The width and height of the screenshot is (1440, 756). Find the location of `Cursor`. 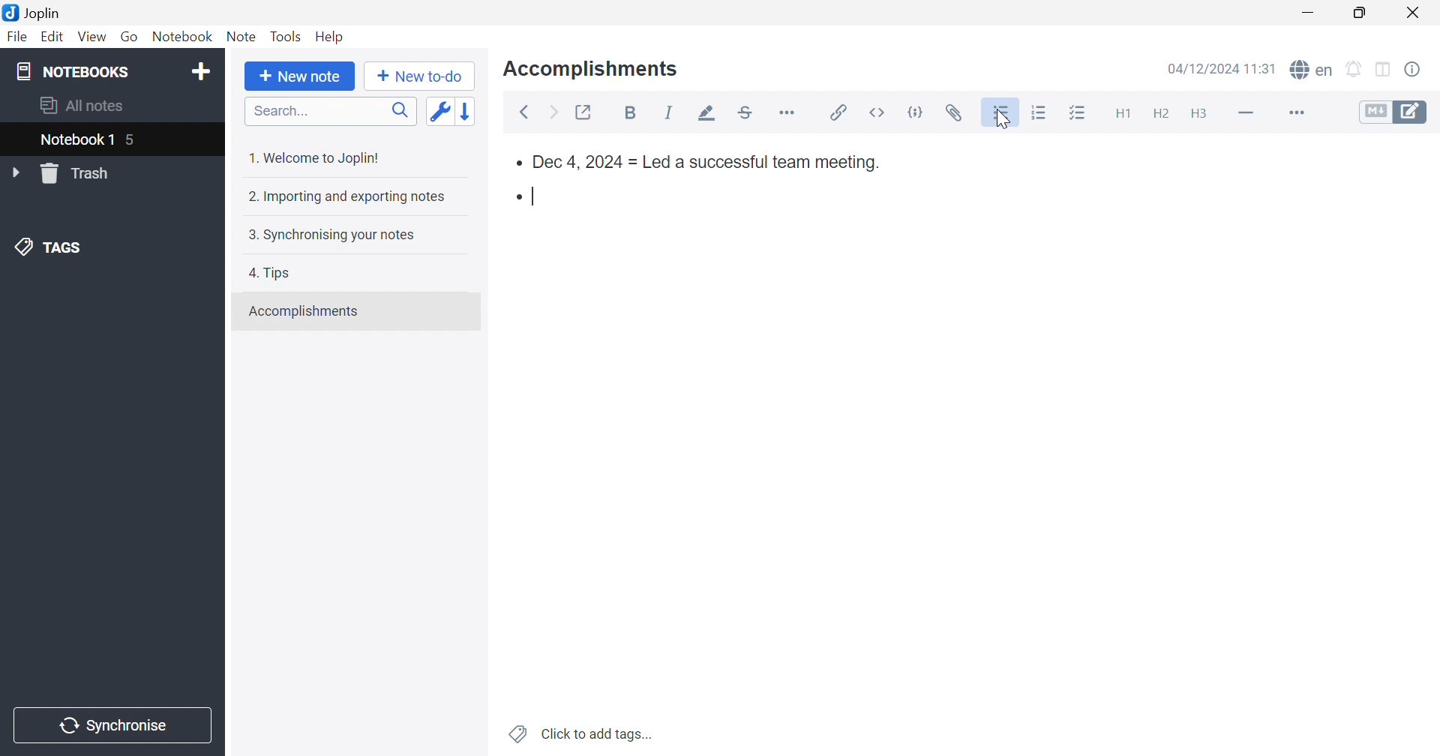

Cursor is located at coordinates (998, 121).